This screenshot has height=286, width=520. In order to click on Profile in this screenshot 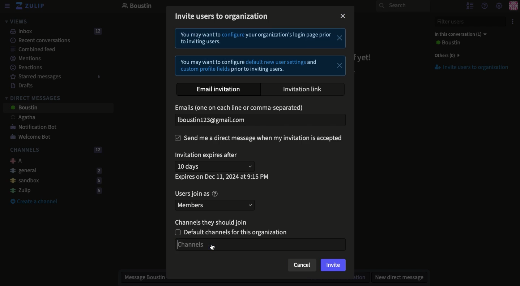, I will do `click(513, 6)`.